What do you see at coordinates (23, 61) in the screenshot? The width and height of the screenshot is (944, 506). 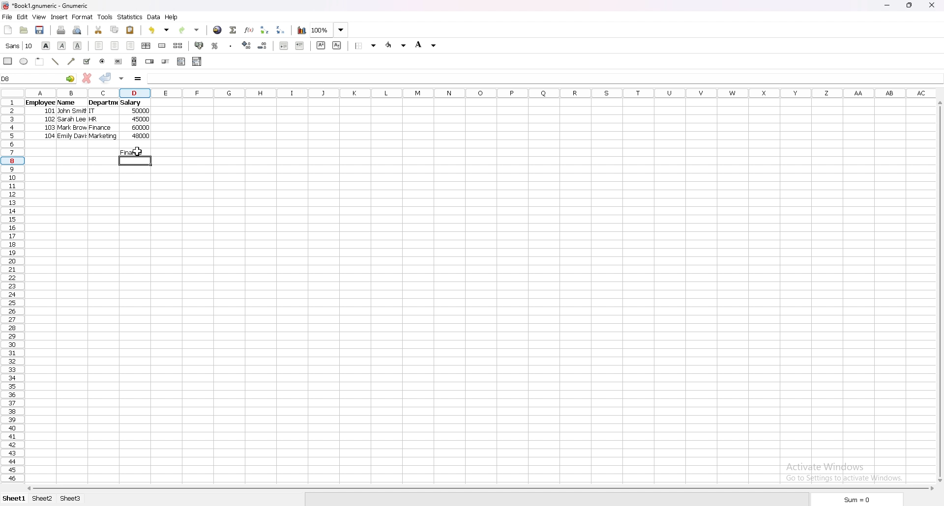 I see `ellipse` at bounding box center [23, 61].